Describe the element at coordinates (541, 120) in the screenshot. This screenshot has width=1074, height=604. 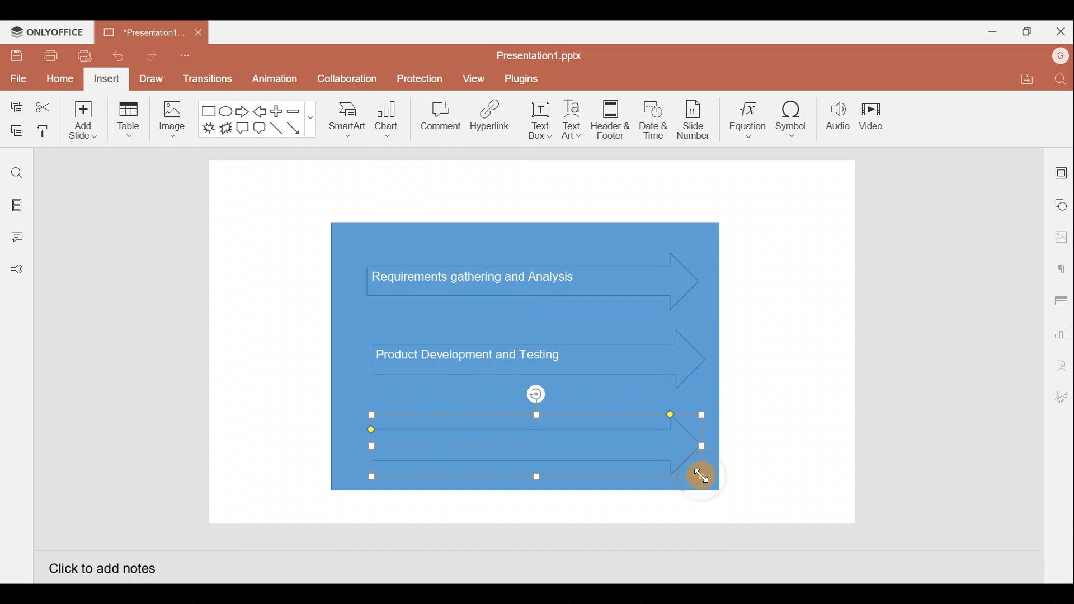
I see `Text box` at that location.